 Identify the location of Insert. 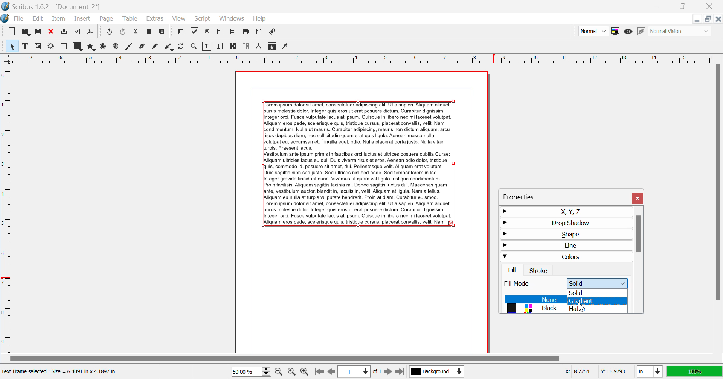
(83, 19).